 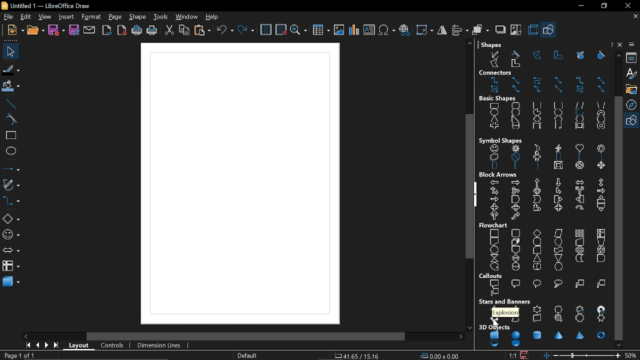 What do you see at coordinates (544, 310) in the screenshot?
I see `star and boxes` at bounding box center [544, 310].